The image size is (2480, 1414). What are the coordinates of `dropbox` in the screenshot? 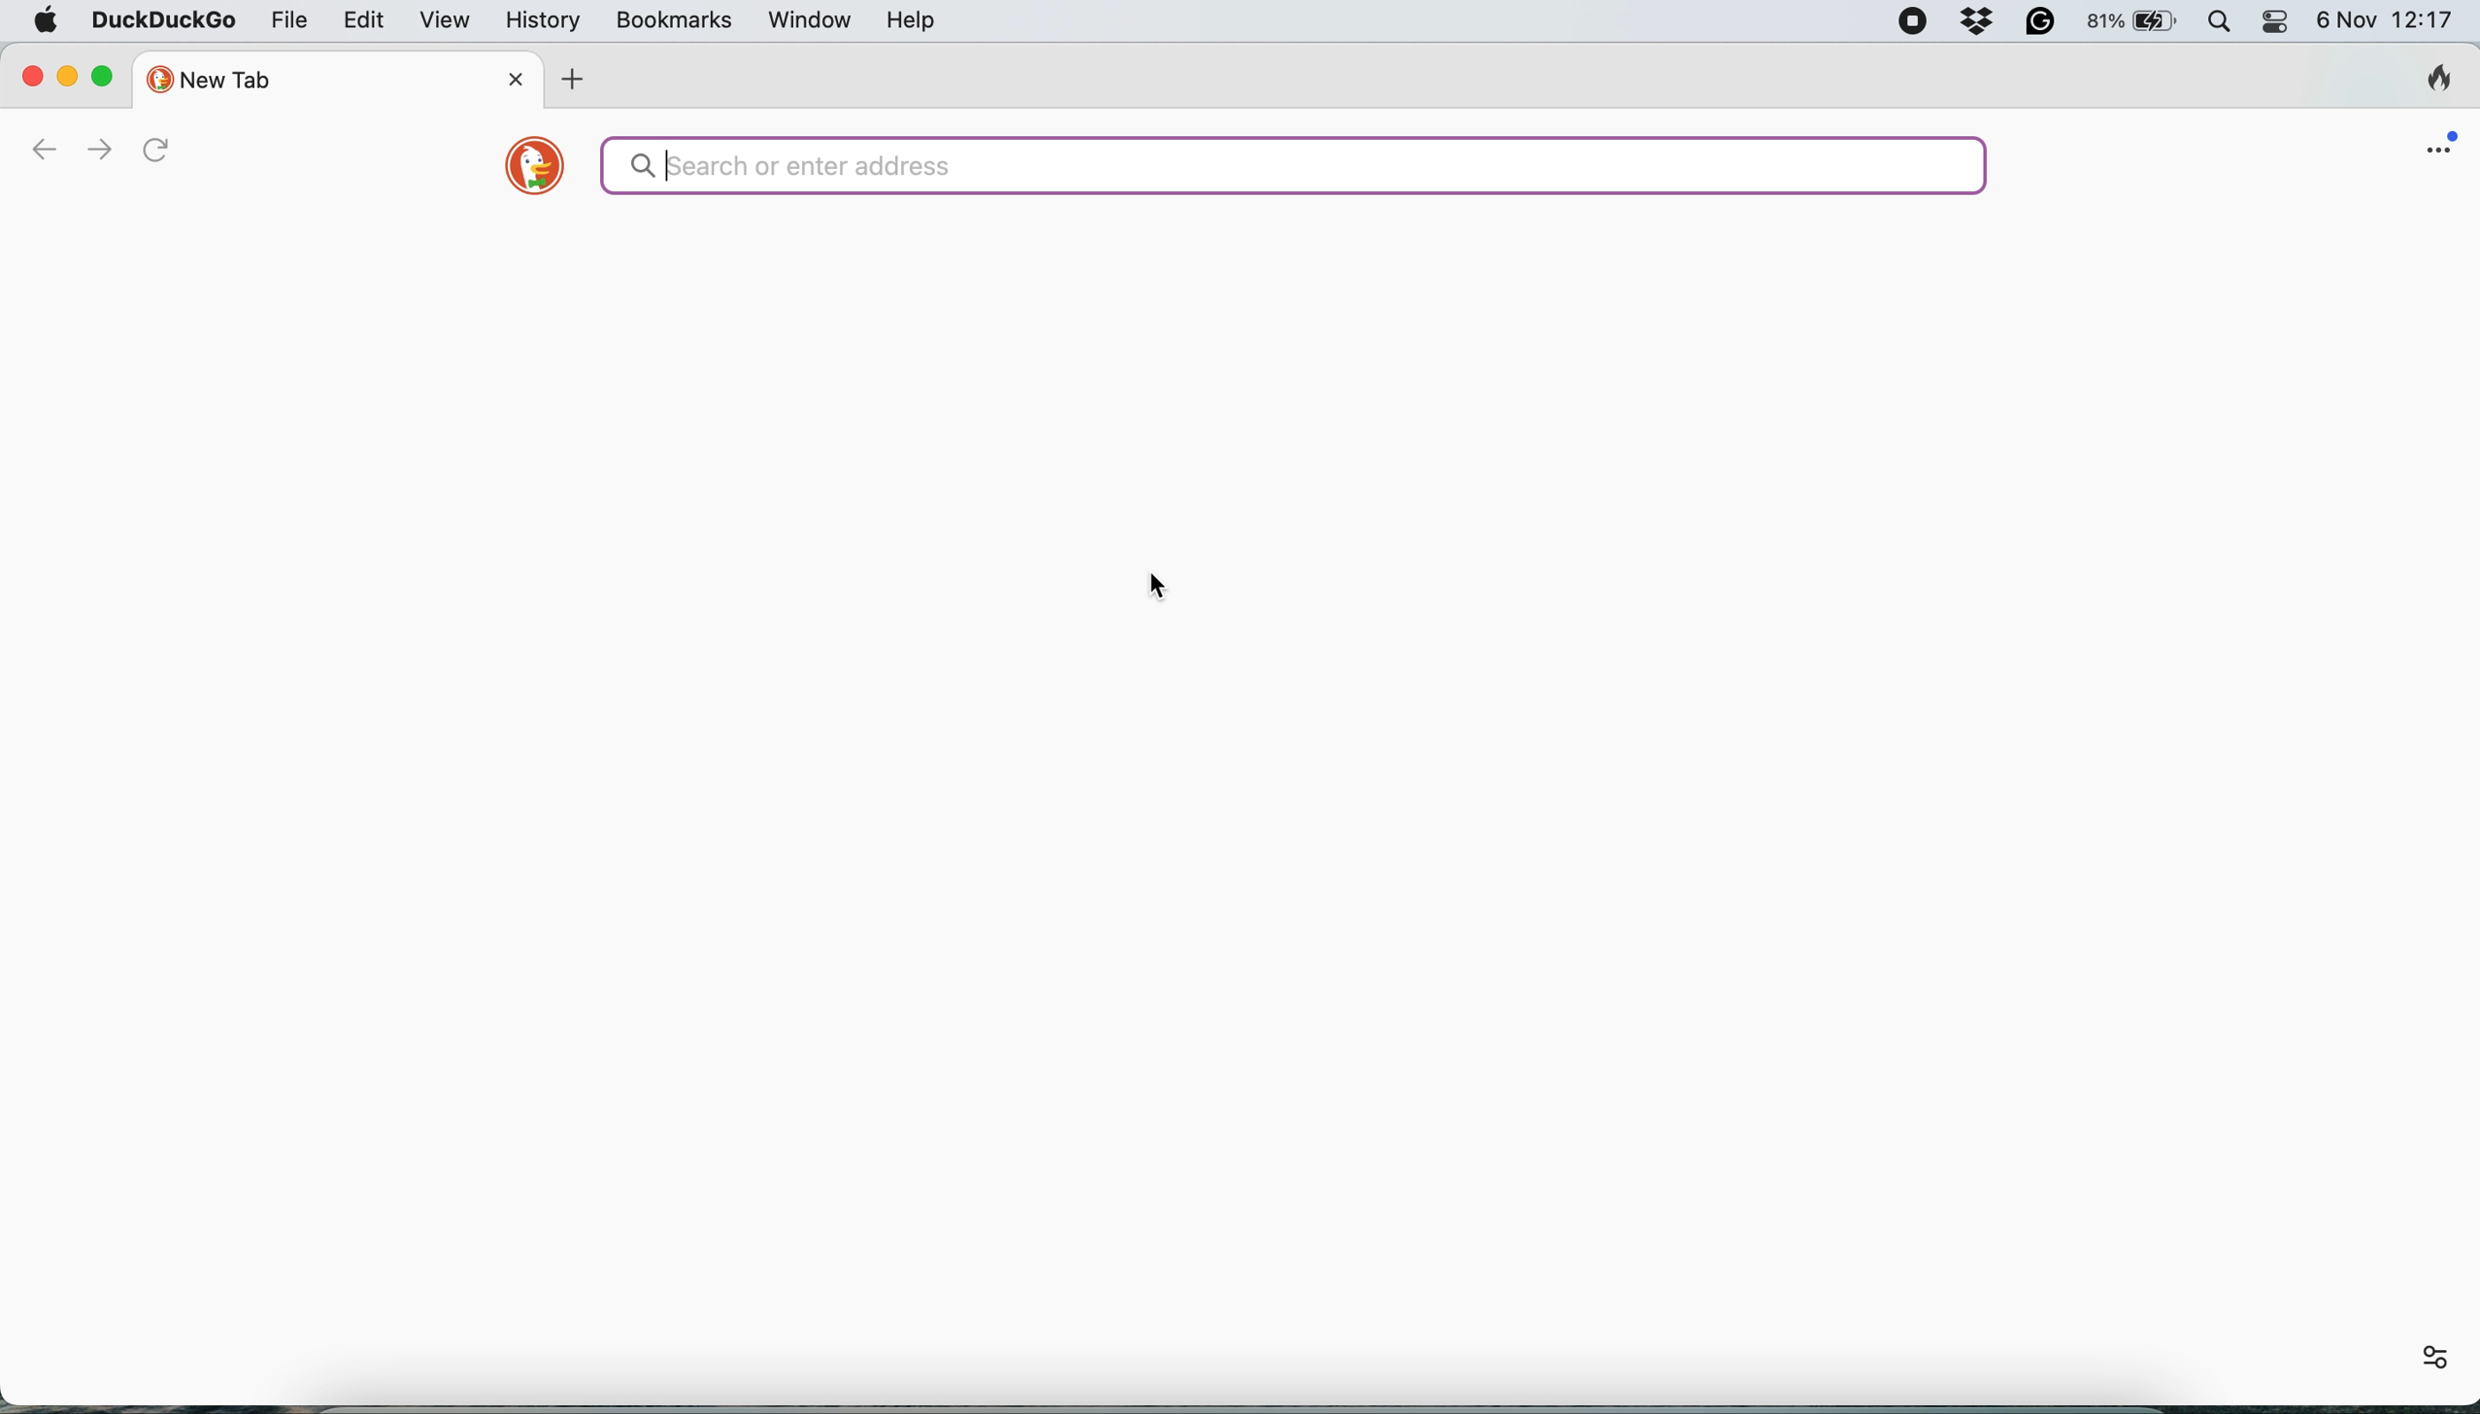 It's located at (1975, 23).